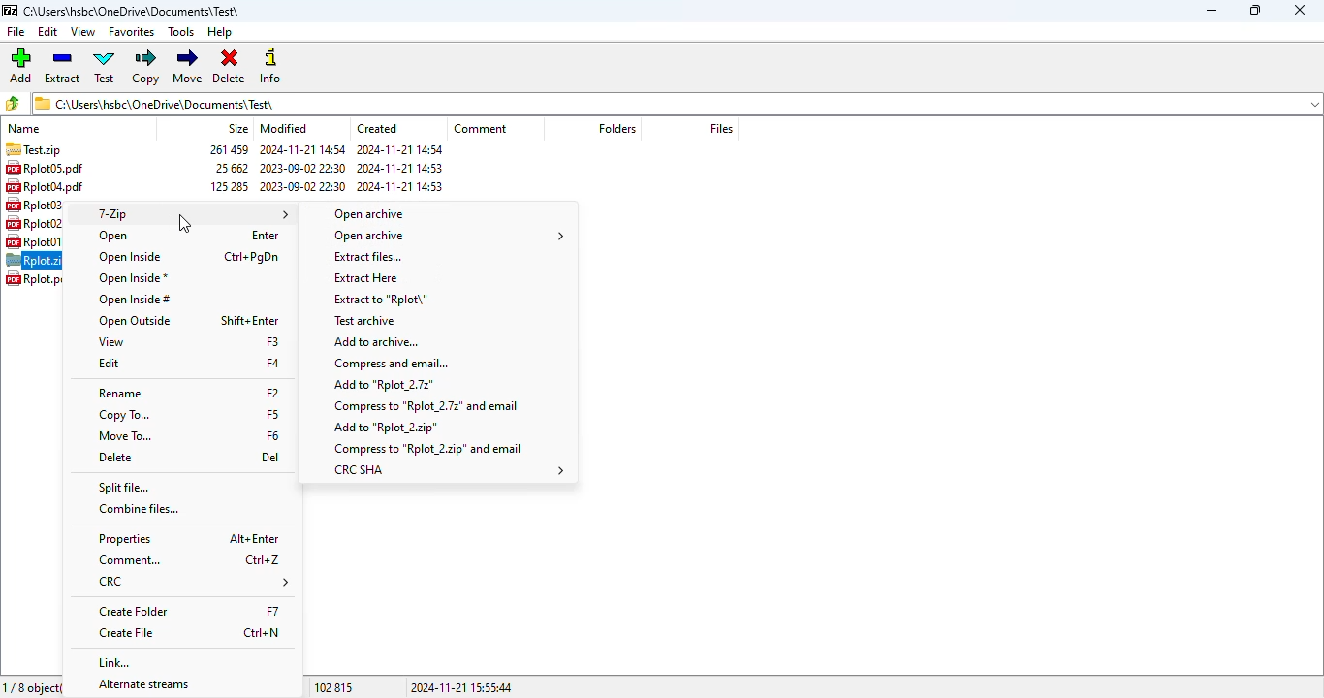 The width and height of the screenshot is (1324, 698). Describe the element at coordinates (1302, 10) in the screenshot. I see `close` at that location.